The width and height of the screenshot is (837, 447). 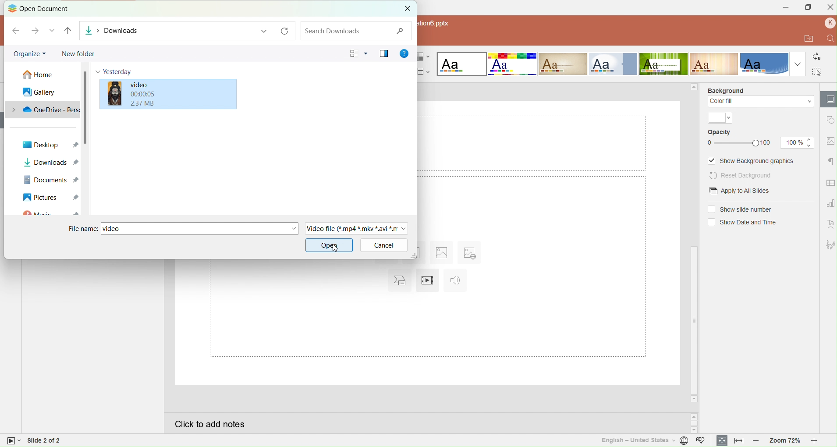 What do you see at coordinates (34, 30) in the screenshot?
I see `Forward` at bounding box center [34, 30].